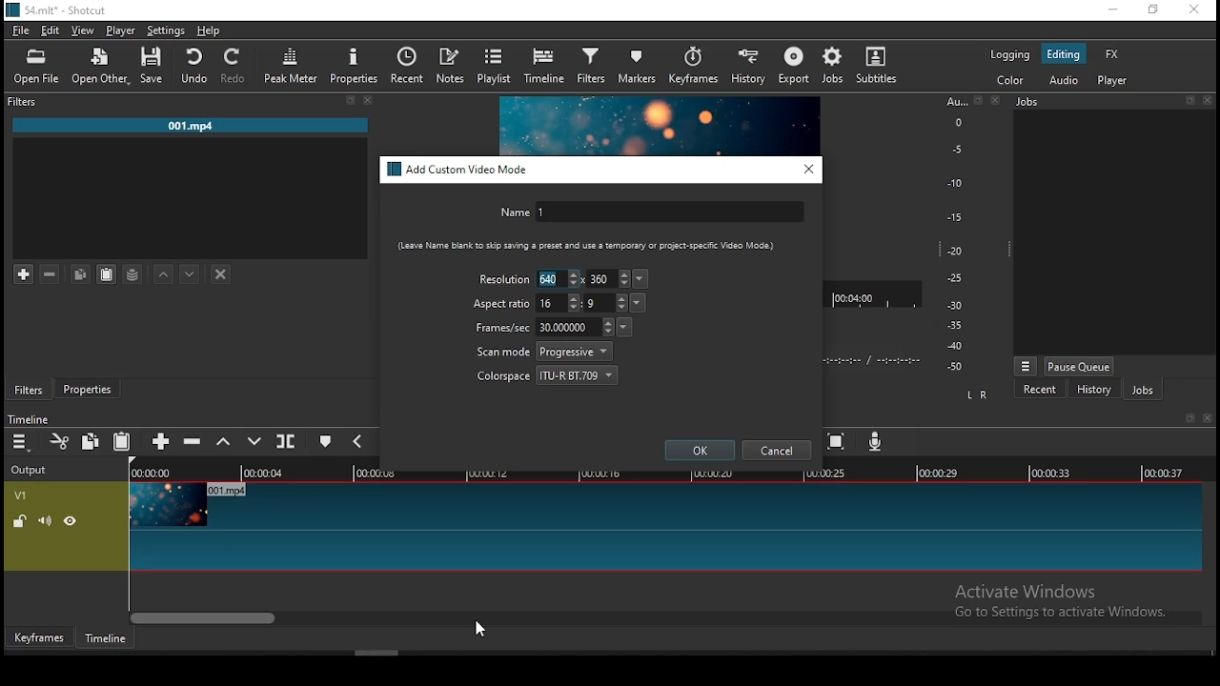 This screenshot has width=1220, height=686. Describe the element at coordinates (953, 101) in the screenshot. I see `Au...` at that location.